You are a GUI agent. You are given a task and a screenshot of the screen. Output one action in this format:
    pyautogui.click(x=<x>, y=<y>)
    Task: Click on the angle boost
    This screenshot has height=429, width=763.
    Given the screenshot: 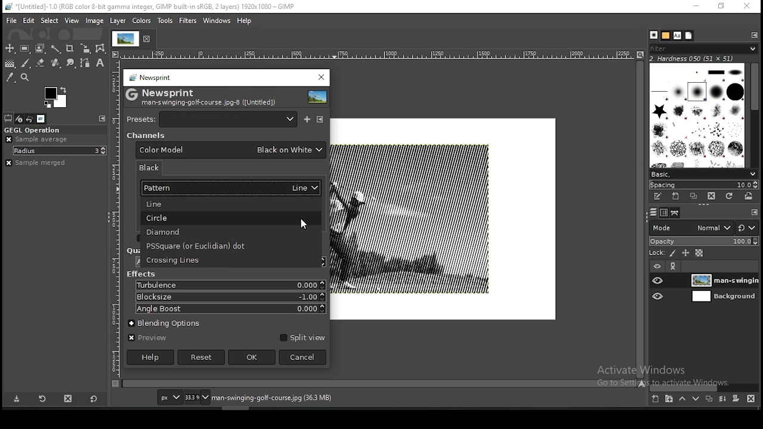 What is the action you would take?
    pyautogui.click(x=229, y=309)
    